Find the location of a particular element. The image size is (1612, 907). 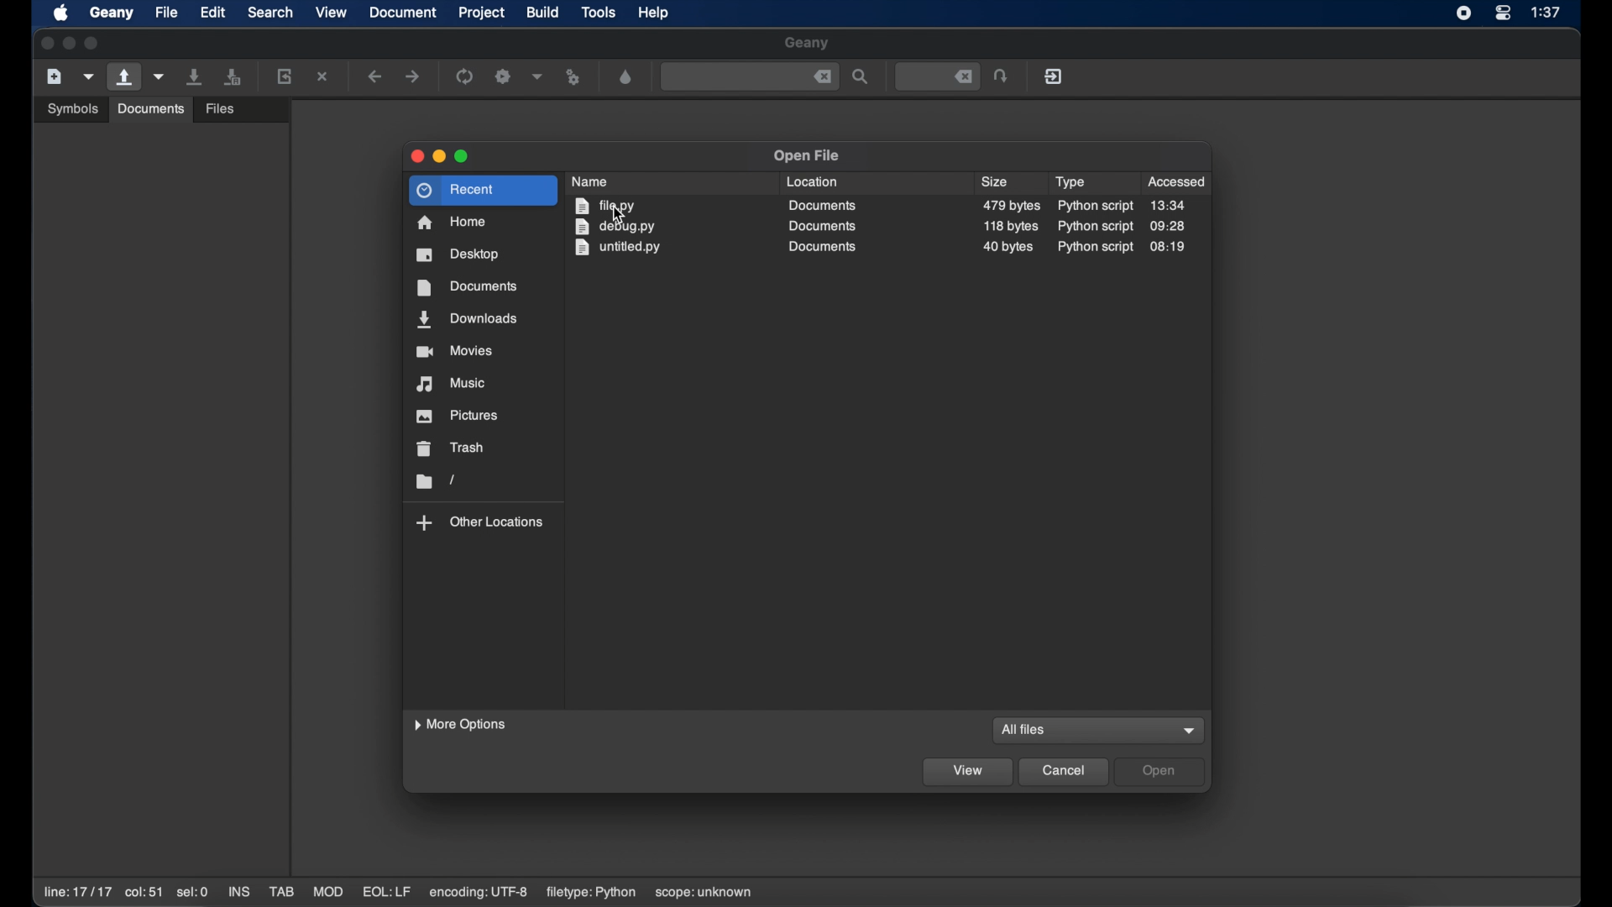

project is located at coordinates (482, 13).